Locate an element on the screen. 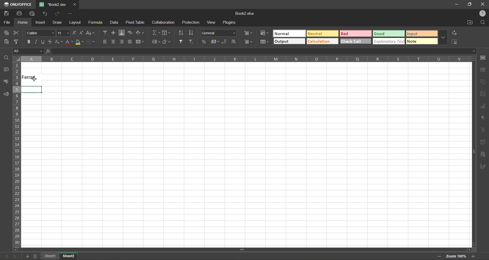  sort ascending is located at coordinates (182, 33).